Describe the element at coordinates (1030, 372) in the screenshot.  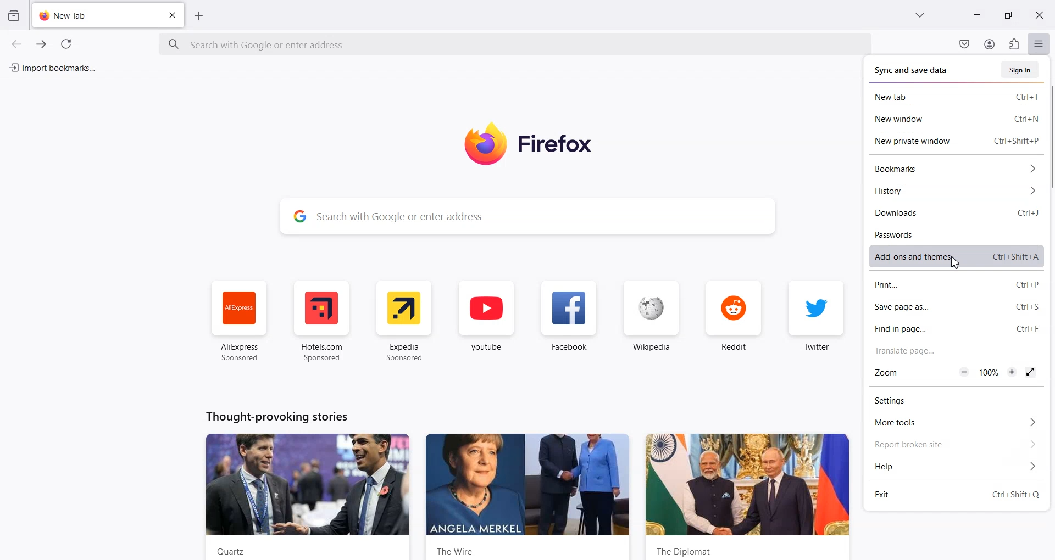
I see `Full Screen` at that location.